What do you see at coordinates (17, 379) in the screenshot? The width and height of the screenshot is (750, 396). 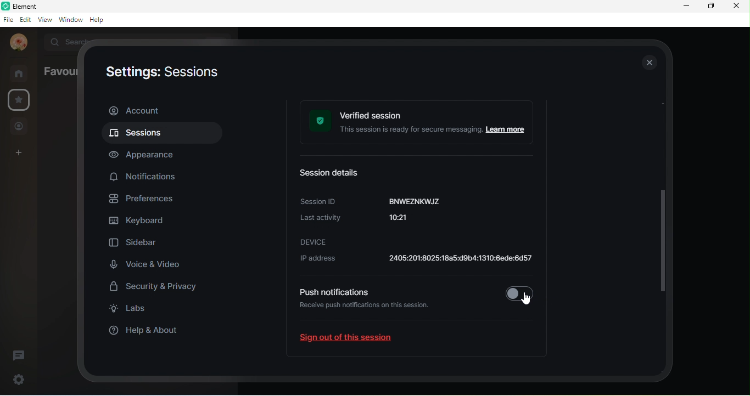 I see `settings` at bounding box center [17, 379].